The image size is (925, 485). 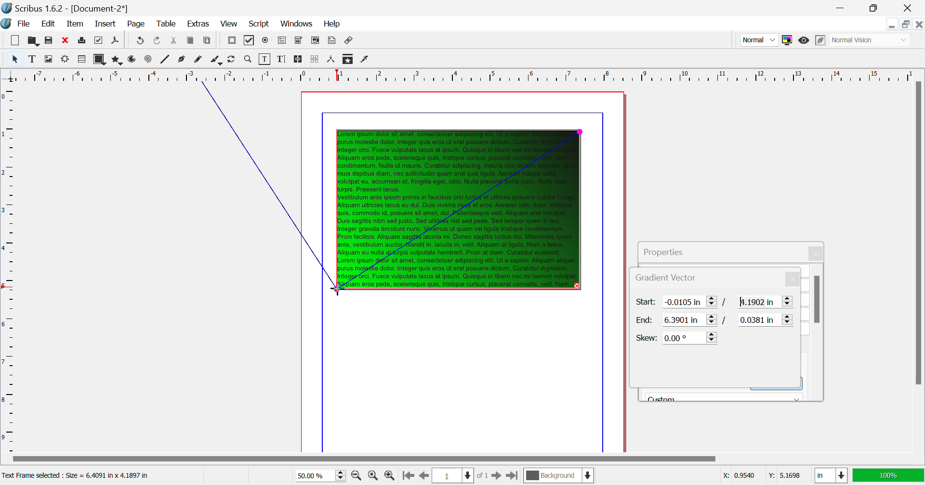 I want to click on Vertical Page Margin, so click(x=477, y=75).